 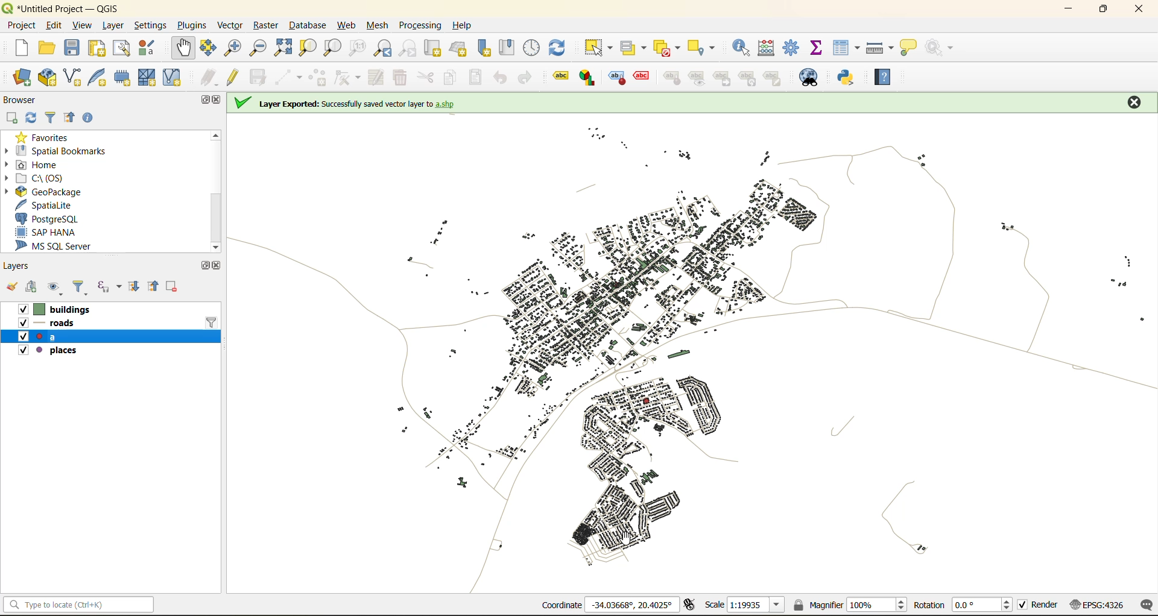 I want to click on close, so click(x=1136, y=10).